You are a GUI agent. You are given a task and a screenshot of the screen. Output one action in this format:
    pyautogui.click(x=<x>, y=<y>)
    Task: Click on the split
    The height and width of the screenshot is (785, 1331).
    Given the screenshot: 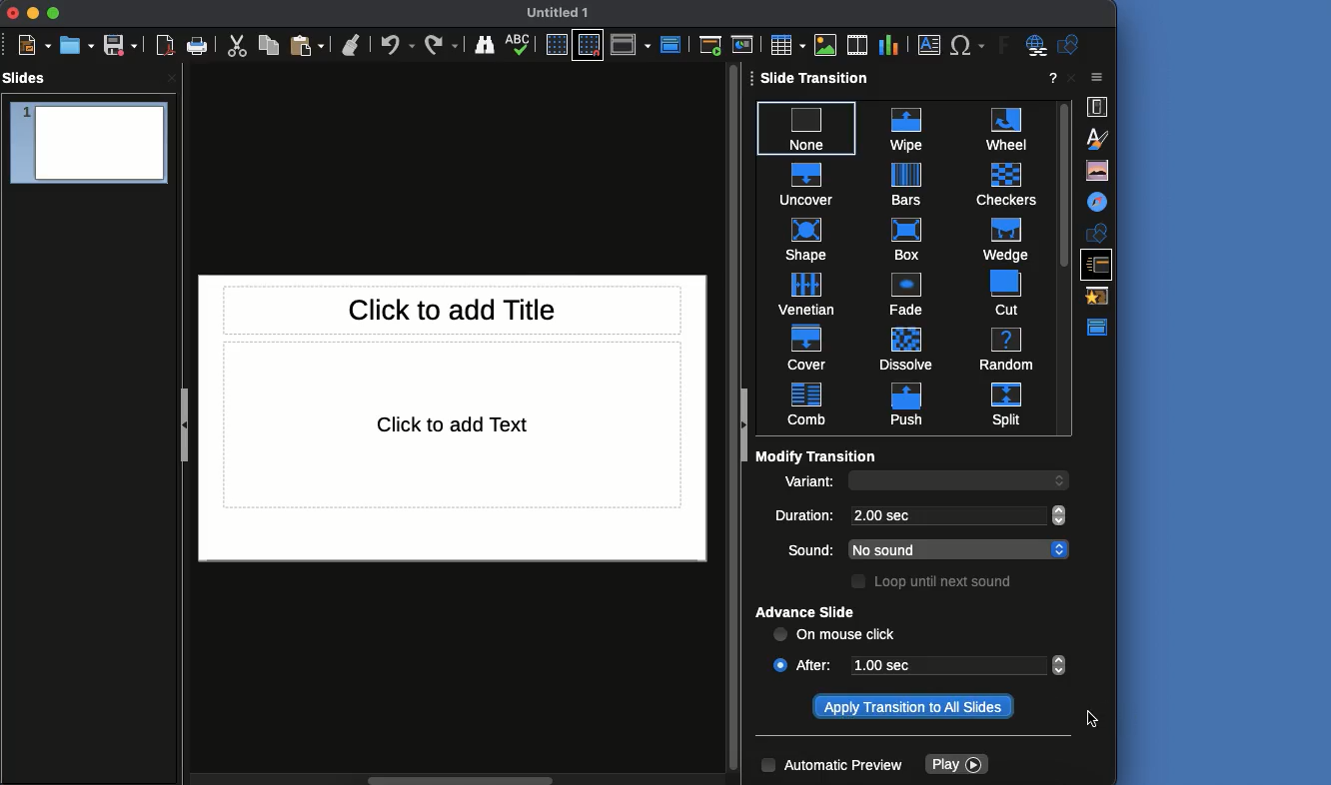 What is the action you would take?
    pyautogui.click(x=1006, y=403)
    